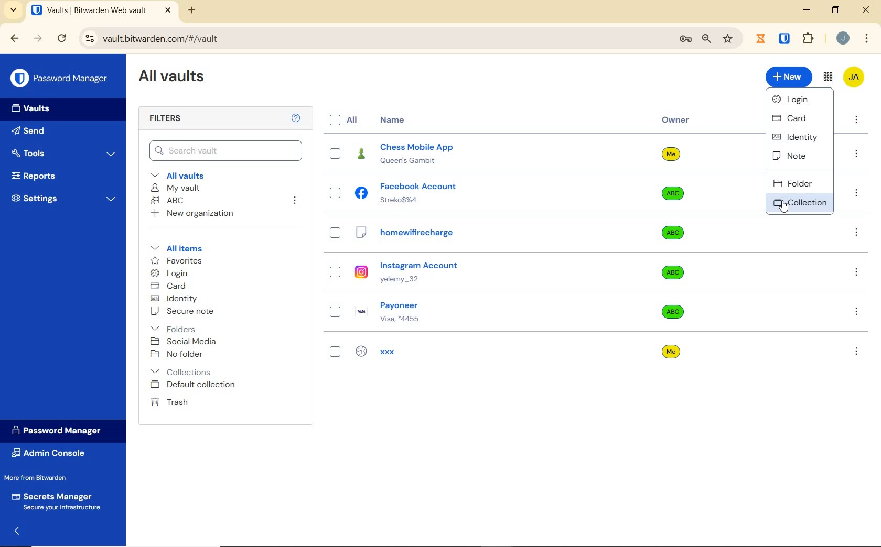 This screenshot has width=881, height=547. Describe the element at coordinates (177, 248) in the screenshot. I see `All items` at that location.